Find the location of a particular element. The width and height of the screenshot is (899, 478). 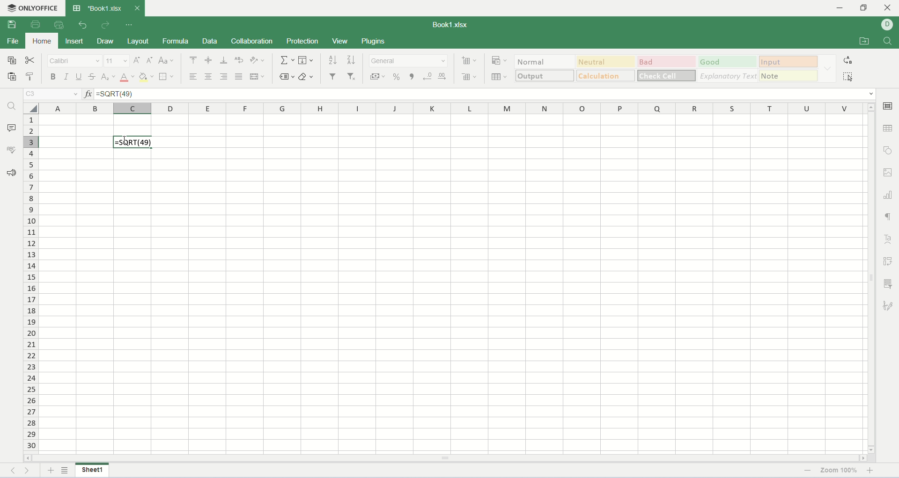

find is located at coordinates (890, 42).